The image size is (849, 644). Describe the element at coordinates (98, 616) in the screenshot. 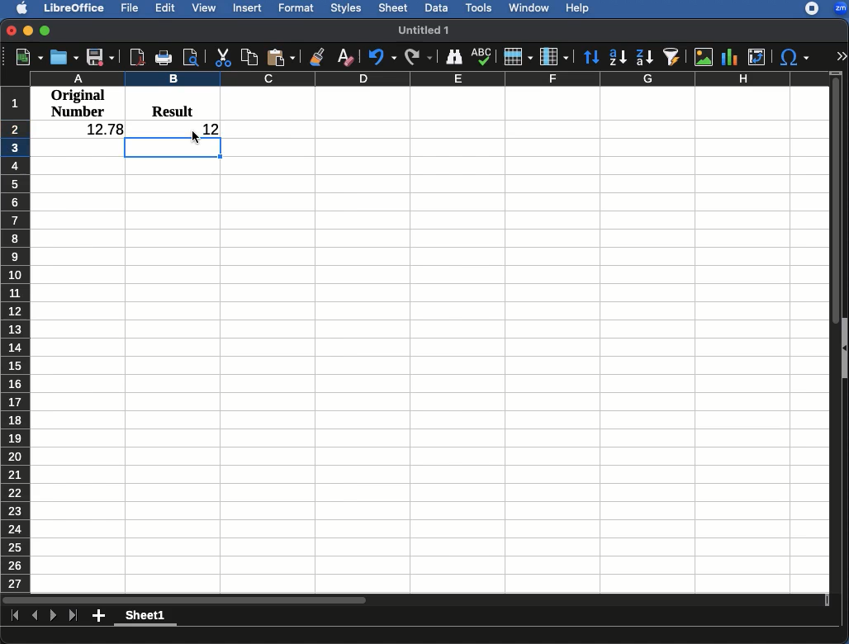

I see `Add sheet` at that location.